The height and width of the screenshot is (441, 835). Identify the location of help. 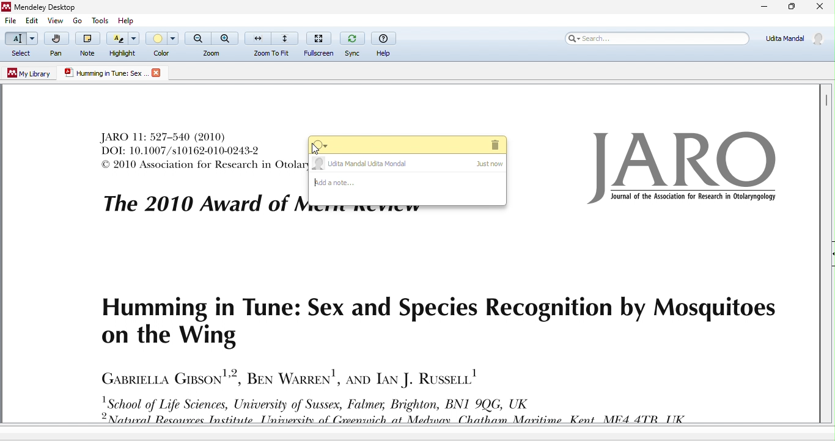
(386, 45).